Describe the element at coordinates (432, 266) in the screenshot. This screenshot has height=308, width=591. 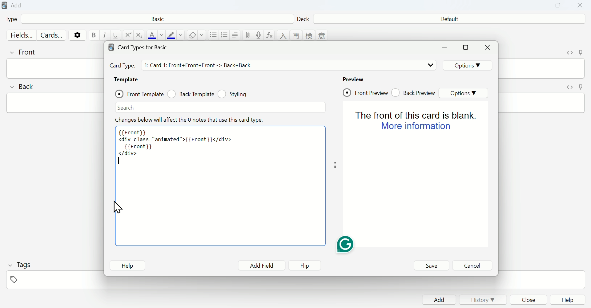
I see `Save` at that location.